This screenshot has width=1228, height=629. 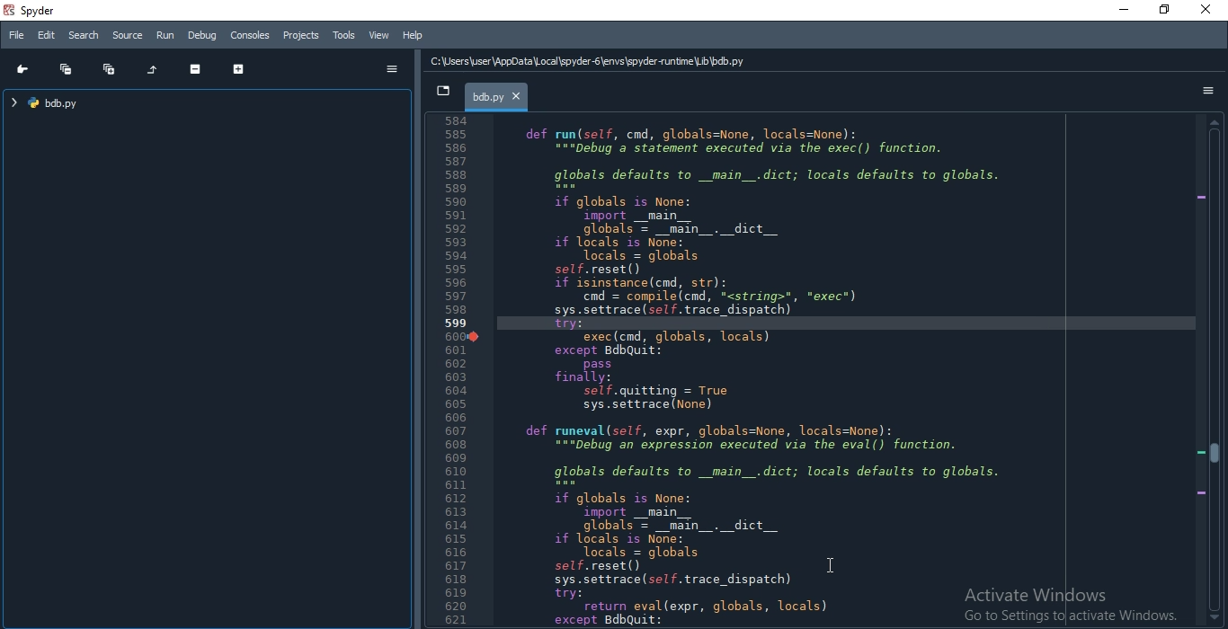 I want to click on Expand all, so click(x=110, y=68).